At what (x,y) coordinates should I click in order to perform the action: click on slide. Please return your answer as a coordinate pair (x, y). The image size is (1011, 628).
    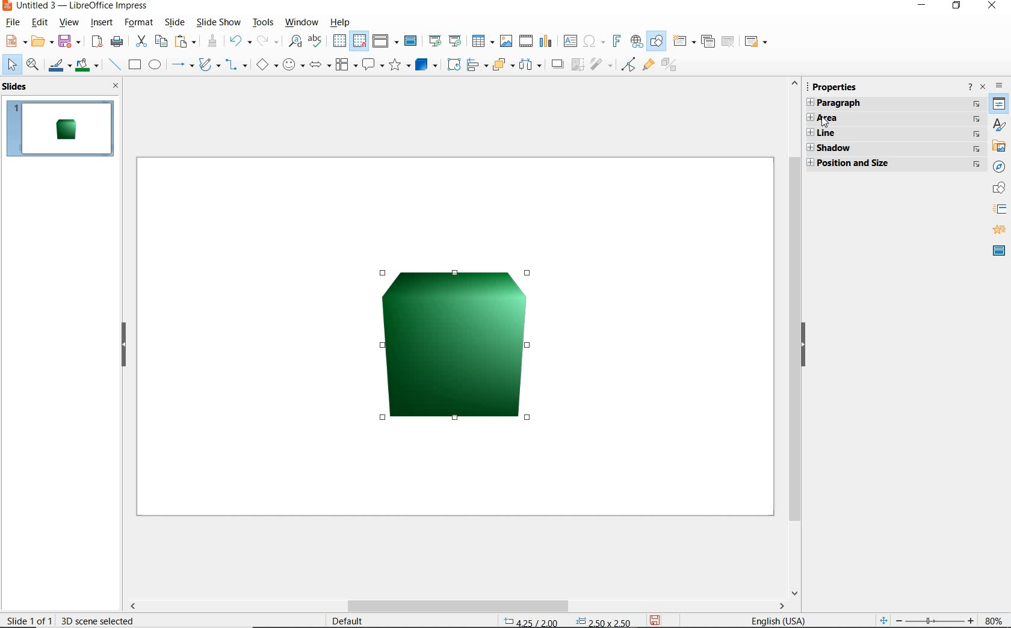
    Looking at the image, I should click on (173, 22).